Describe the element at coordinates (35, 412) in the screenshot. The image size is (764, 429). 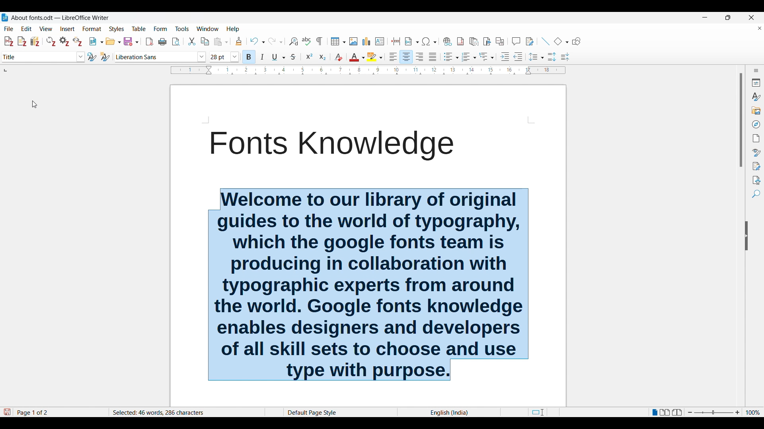
I see `Status bar details about current document` at that location.